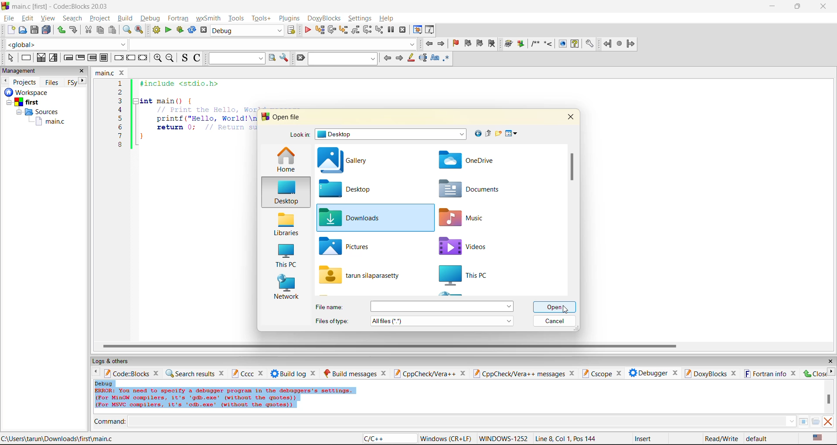  I want to click on abort, so click(204, 30).